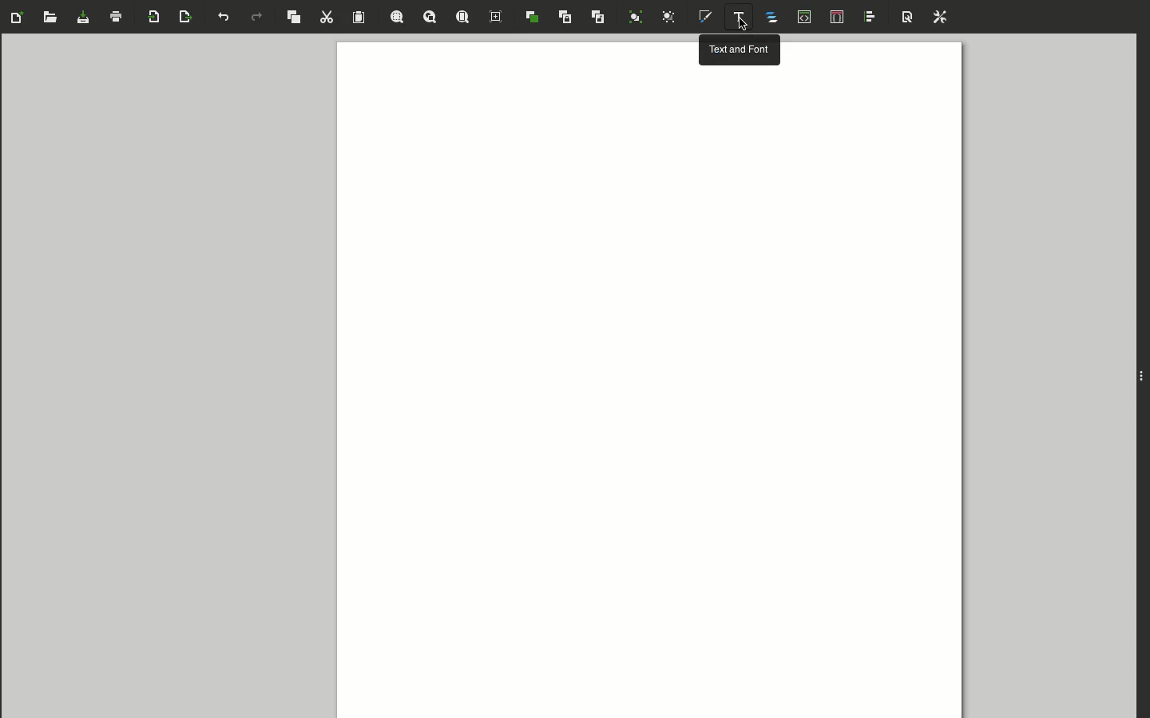 This screenshot has width=1150, height=718. What do you see at coordinates (775, 19) in the screenshot?
I see `Layers and objects` at bounding box center [775, 19].